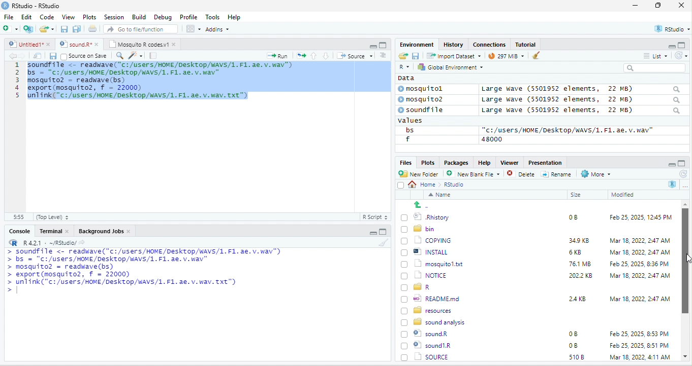  What do you see at coordinates (530, 56) in the screenshot?
I see `brush` at bounding box center [530, 56].